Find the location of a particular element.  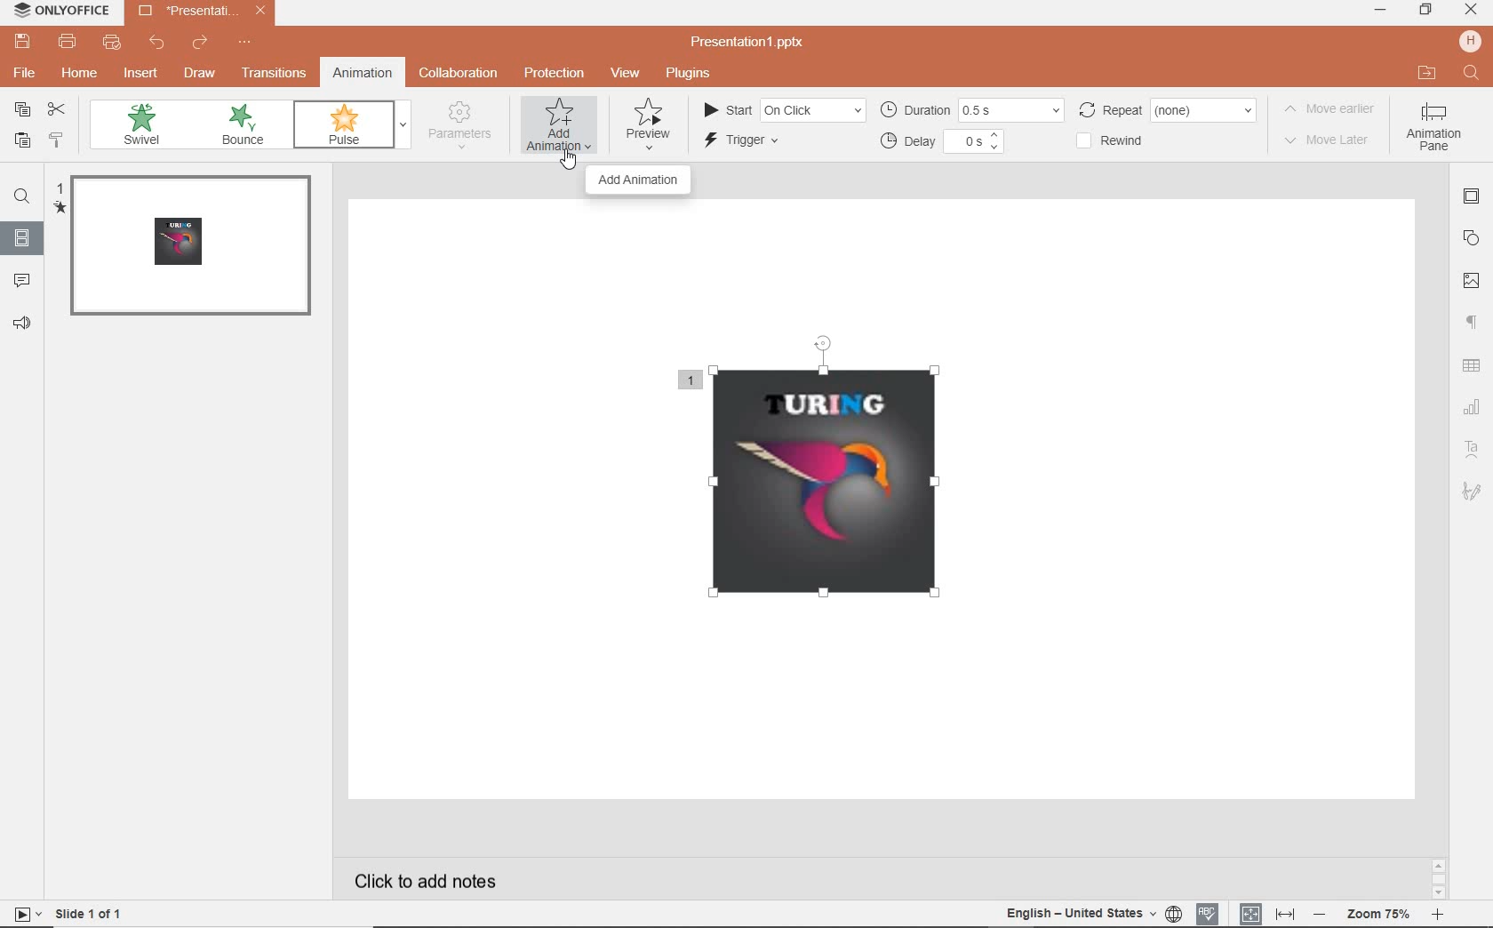

undo is located at coordinates (156, 41).